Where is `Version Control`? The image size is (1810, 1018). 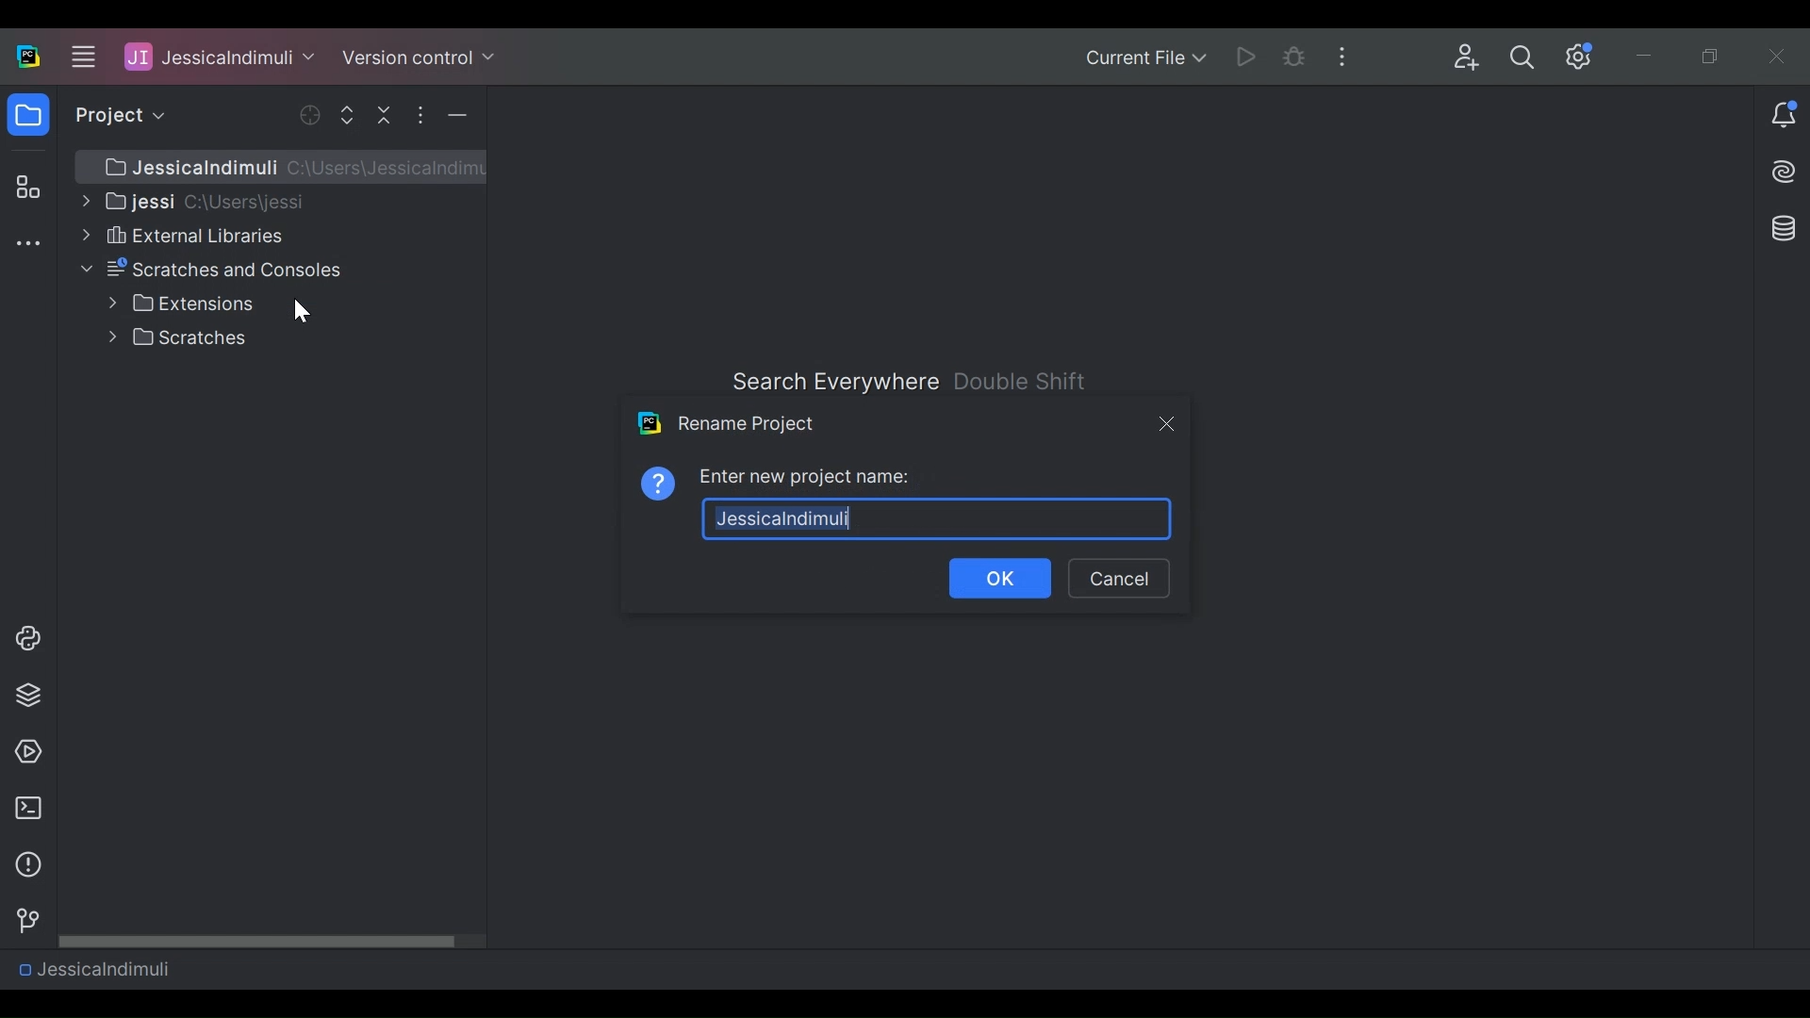 Version Control is located at coordinates (419, 56).